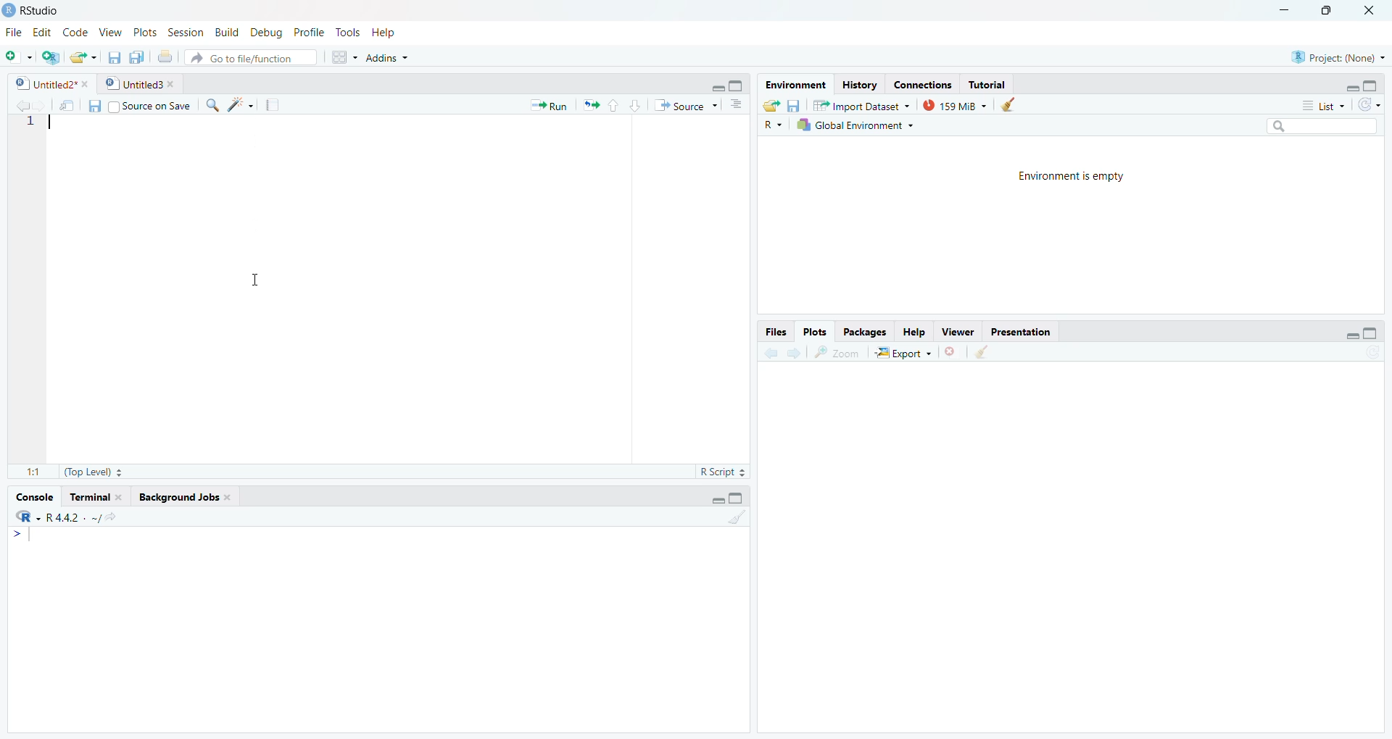 This screenshot has height=739, width=1392. Describe the element at coordinates (51, 83) in the screenshot. I see `Untitled2` at that location.